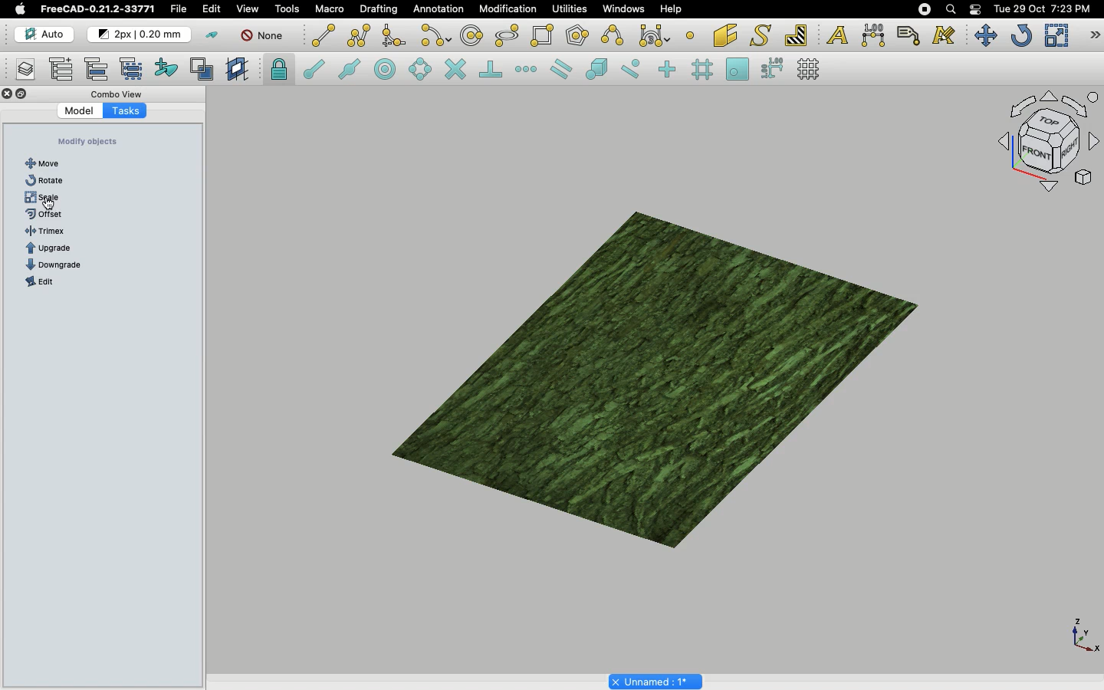 The image size is (1104, 690). I want to click on Macro, so click(330, 9).